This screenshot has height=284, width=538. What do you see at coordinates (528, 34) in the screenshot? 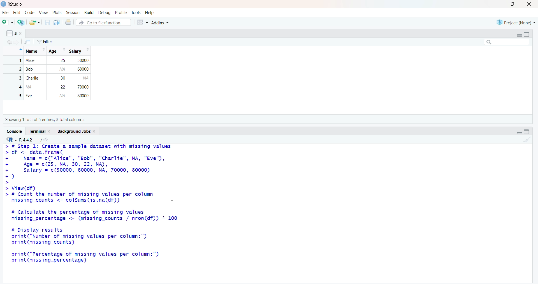
I see `Maximize` at bounding box center [528, 34].